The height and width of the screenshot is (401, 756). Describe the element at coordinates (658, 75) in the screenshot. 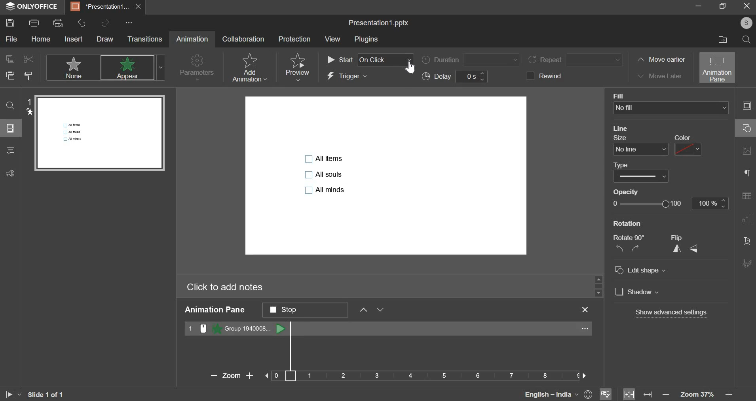

I see `move later` at that location.